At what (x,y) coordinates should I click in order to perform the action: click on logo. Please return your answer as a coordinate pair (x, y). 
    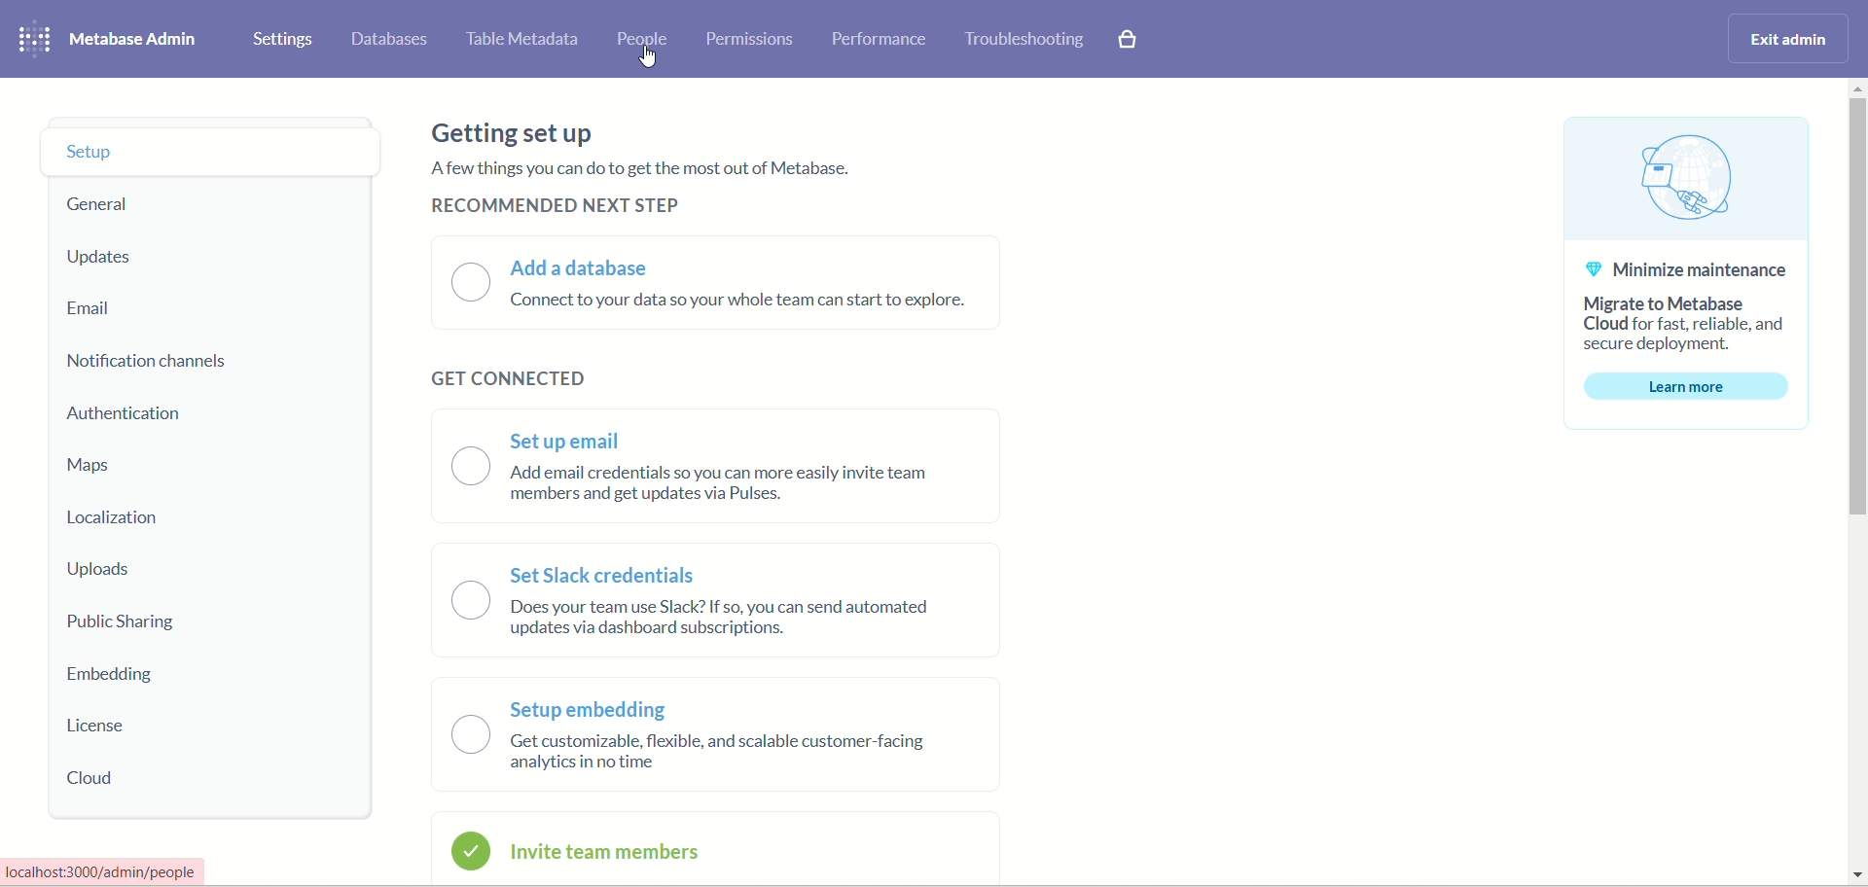
    Looking at the image, I should click on (36, 36).